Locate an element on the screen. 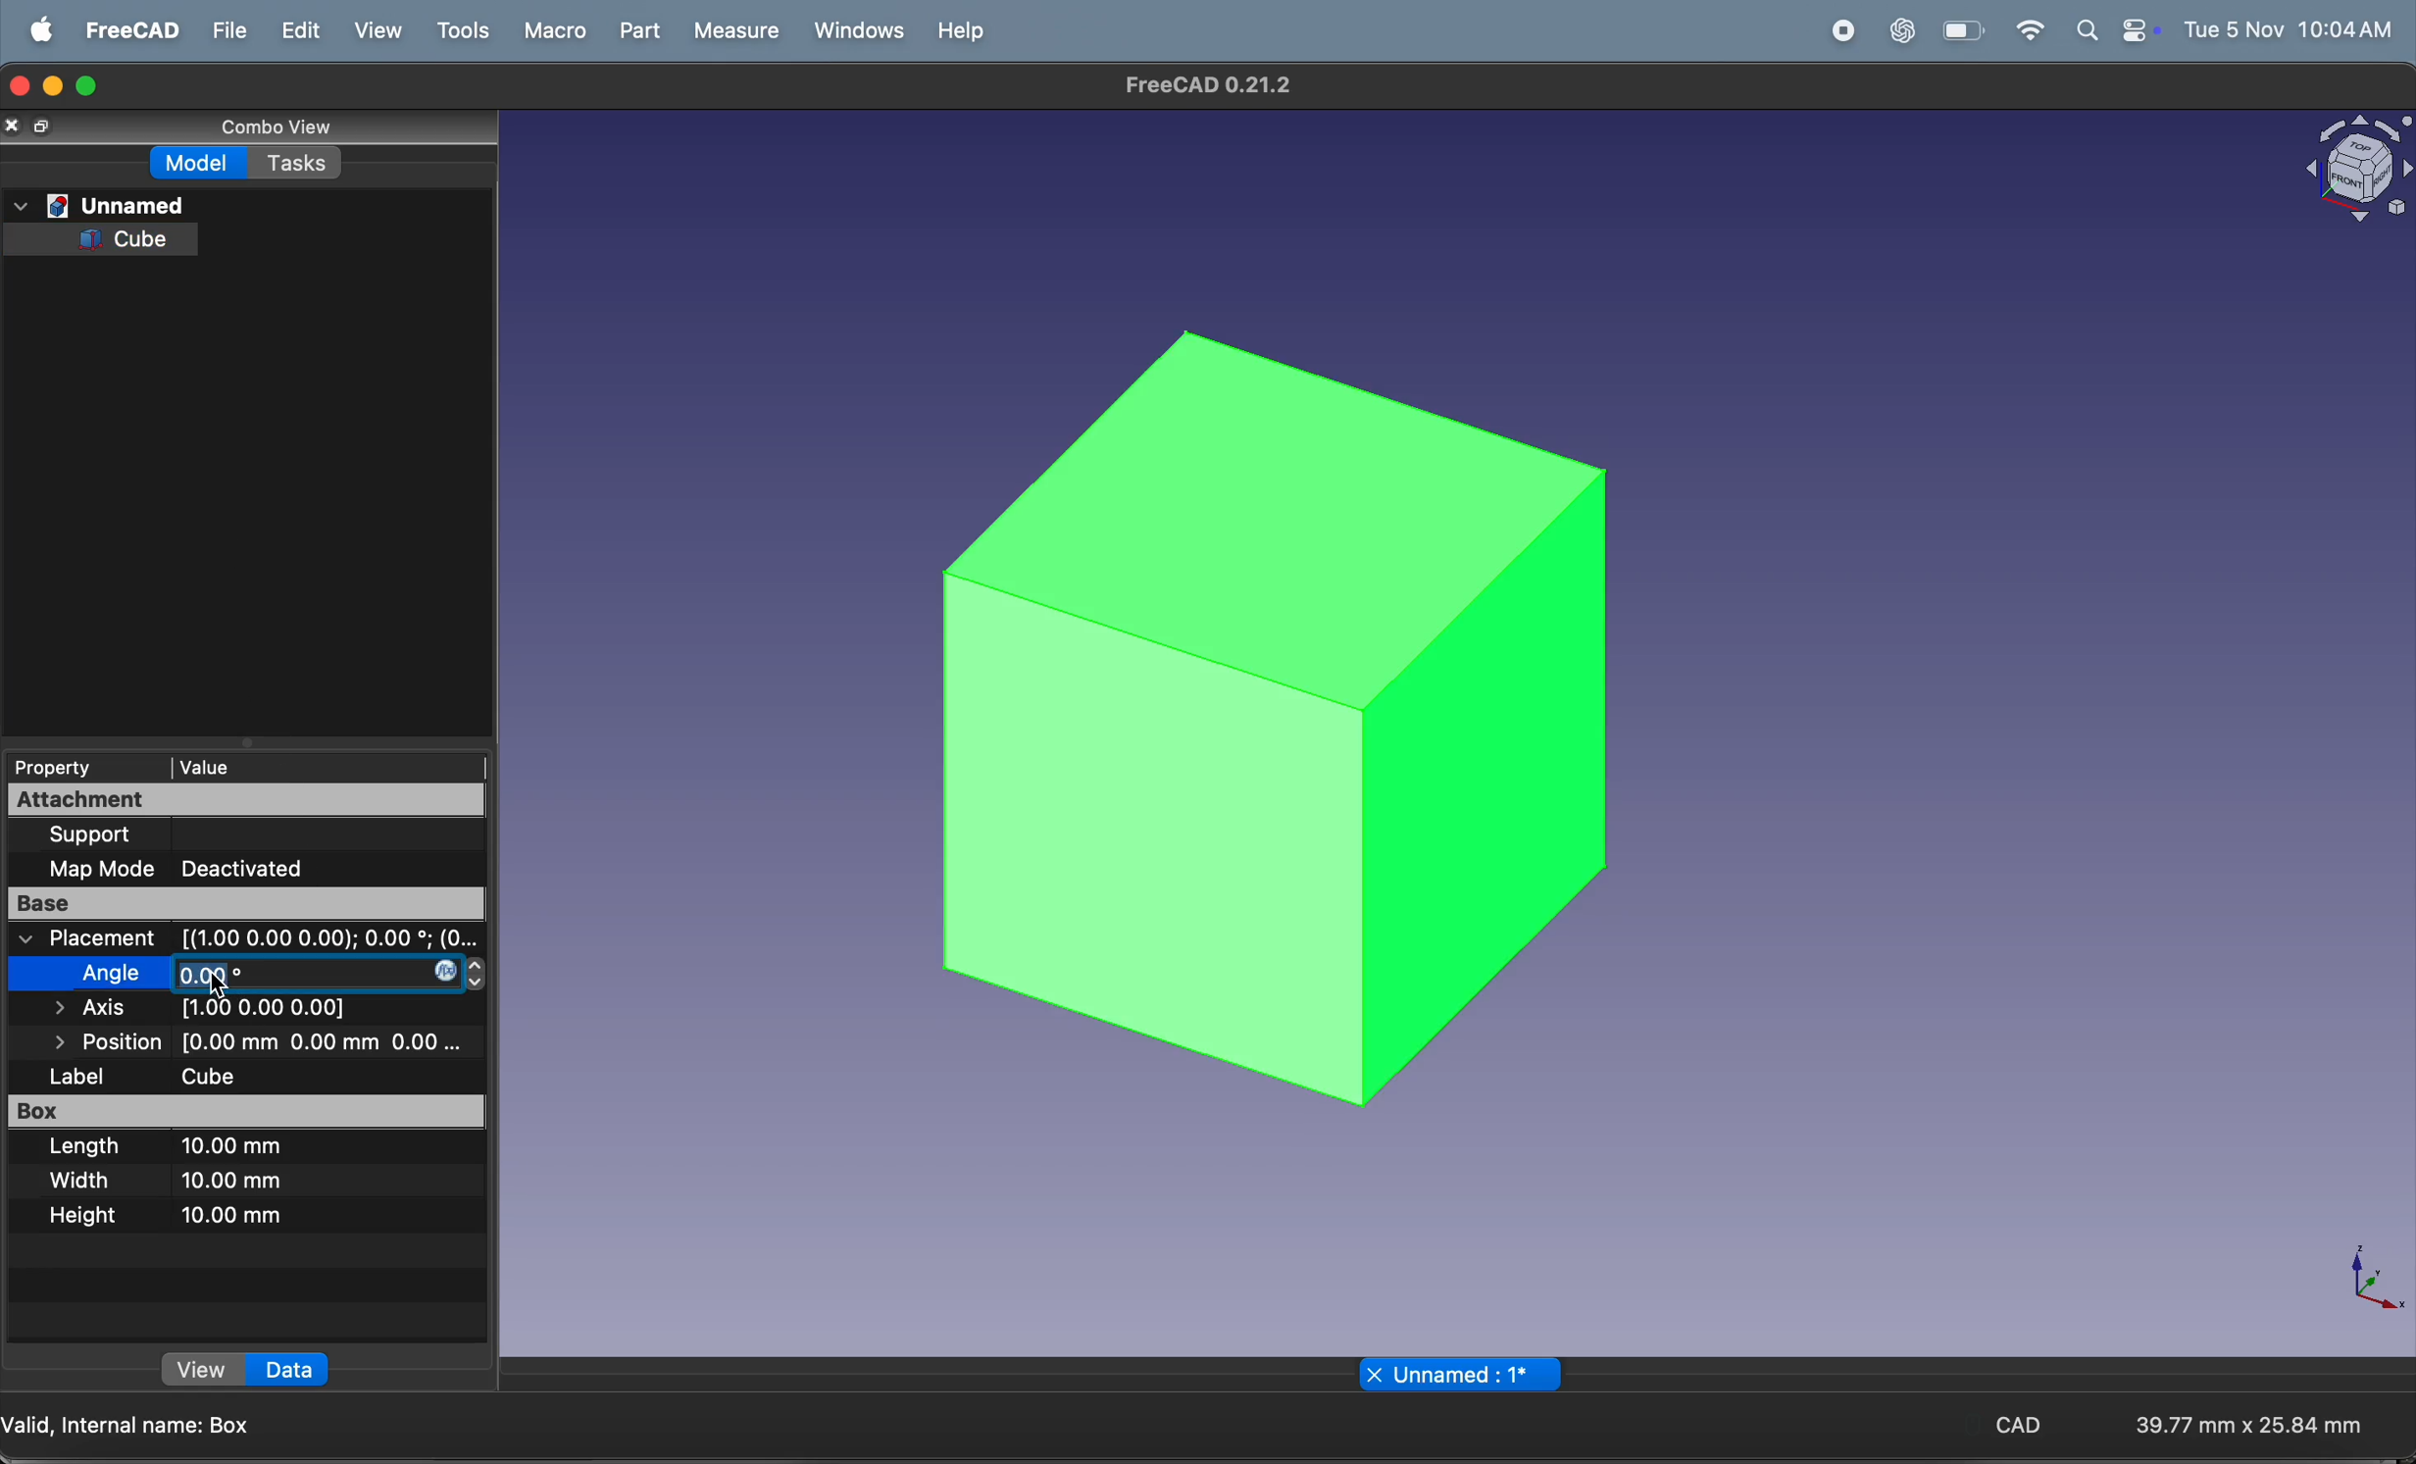  Model is located at coordinates (197, 163).